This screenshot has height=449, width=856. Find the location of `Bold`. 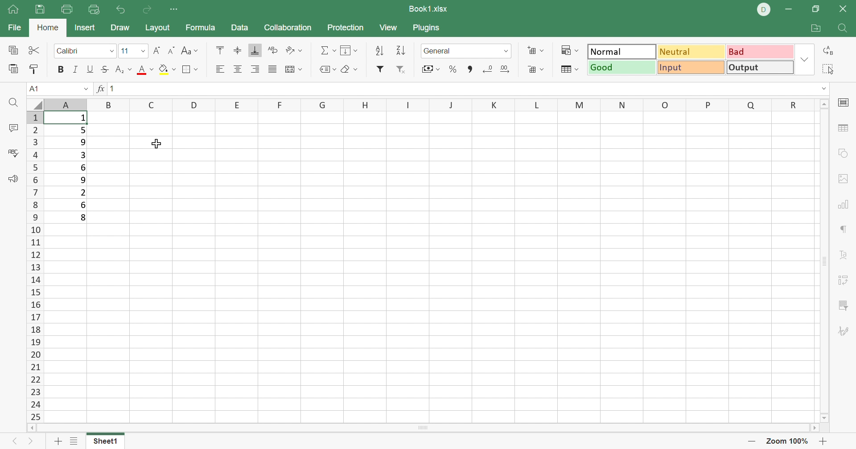

Bold is located at coordinates (59, 69).